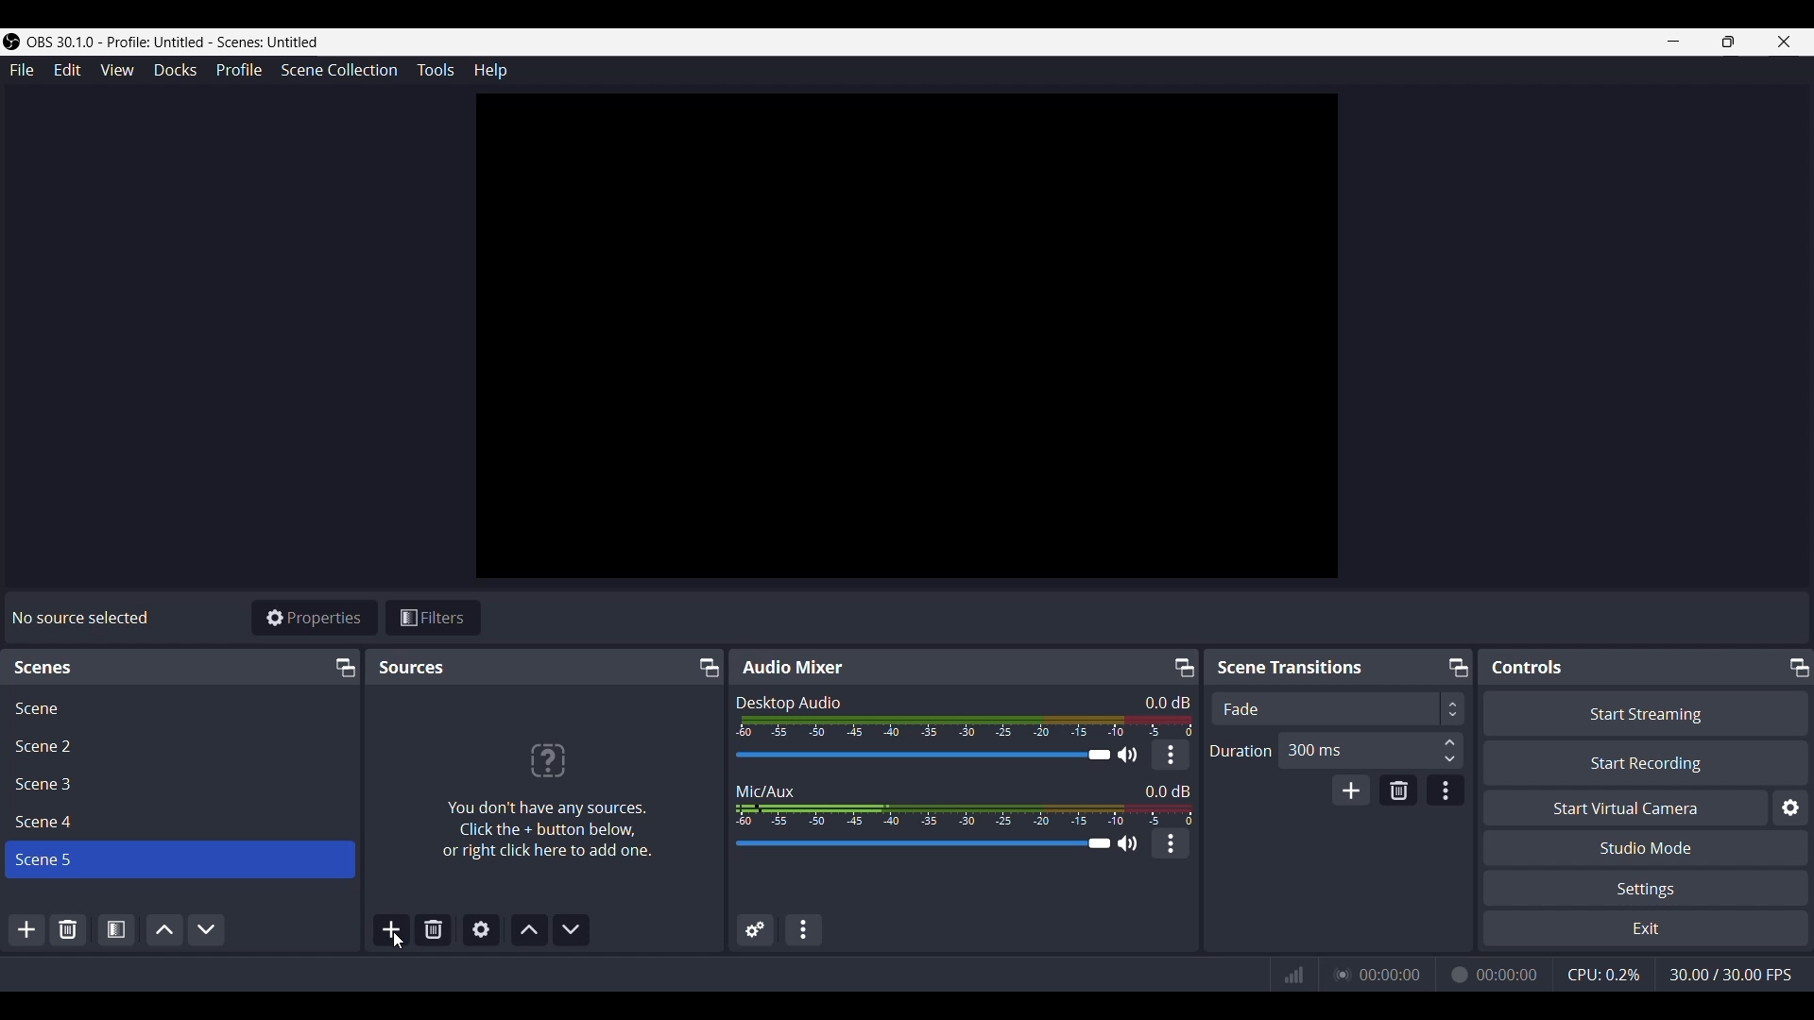 Image resolution: width=1814 pixels, height=1020 pixels. Describe the element at coordinates (435, 70) in the screenshot. I see `Tools` at that location.